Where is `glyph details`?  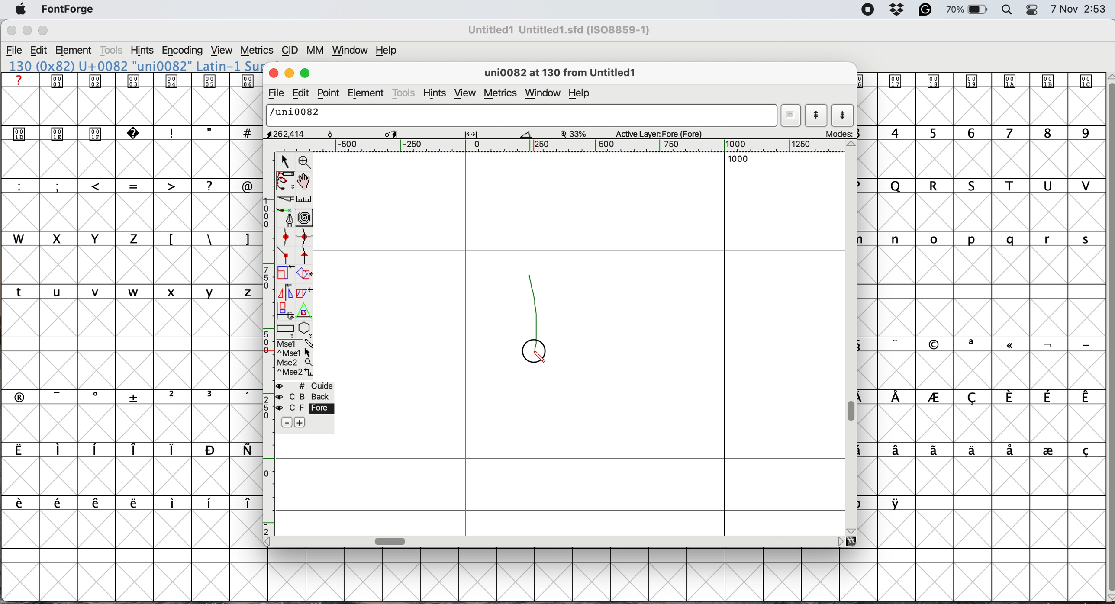
glyph details is located at coordinates (565, 74).